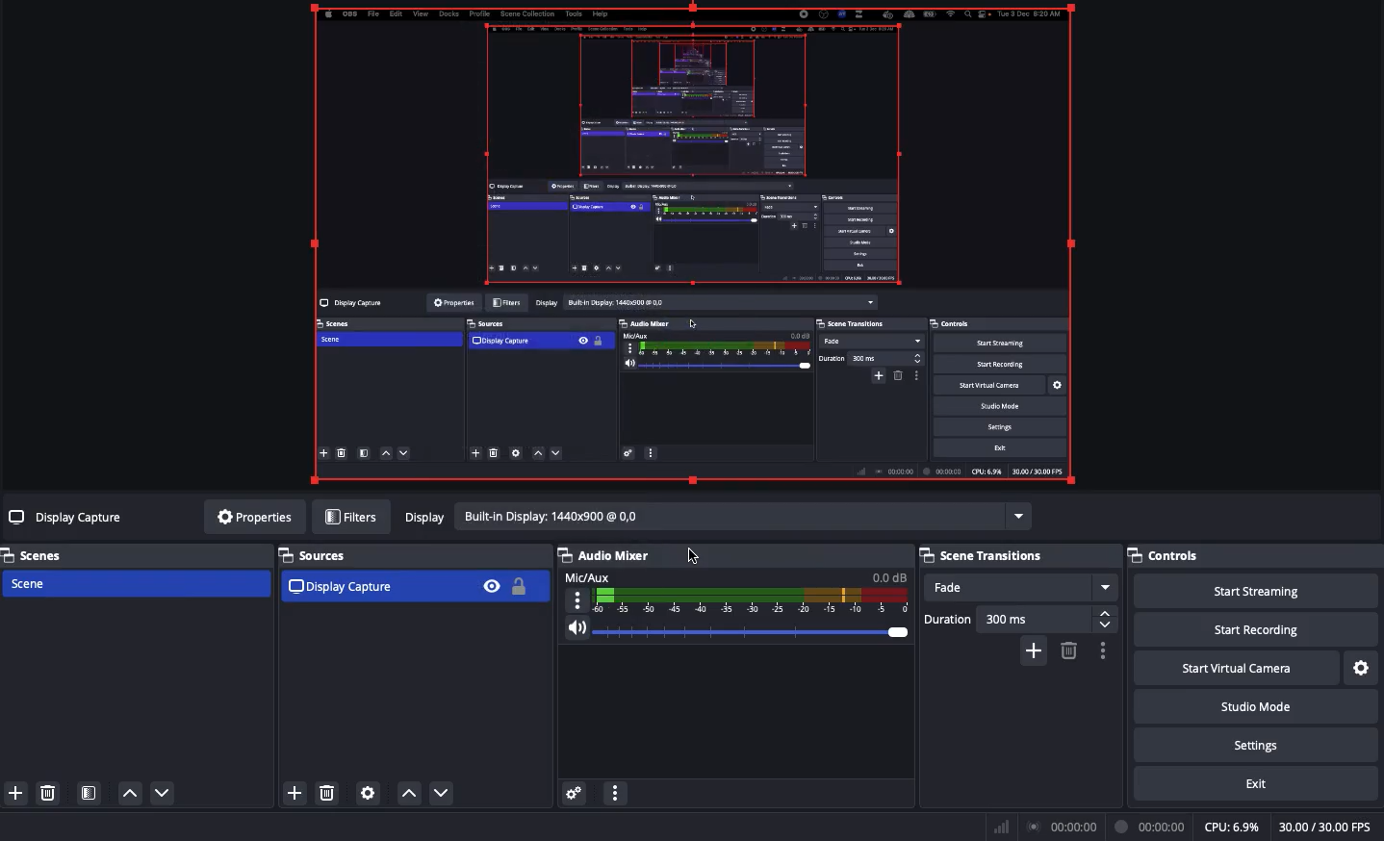 Image resolution: width=1384 pixels, height=841 pixels. What do you see at coordinates (1151, 825) in the screenshot?
I see `Recording` at bounding box center [1151, 825].